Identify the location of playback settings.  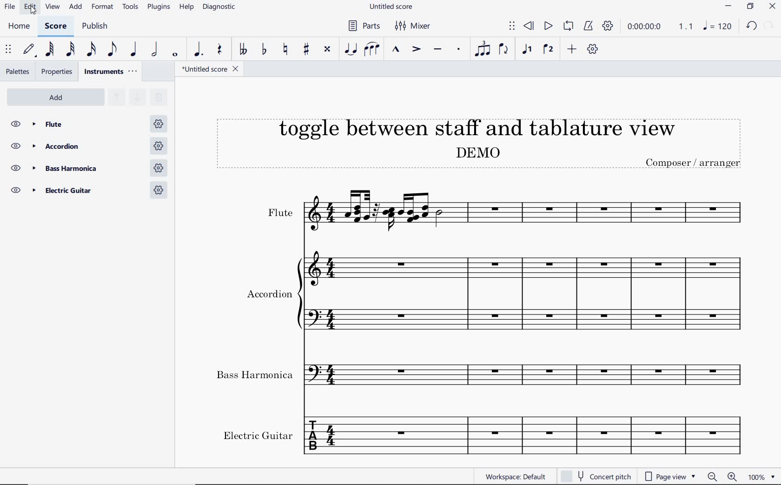
(609, 28).